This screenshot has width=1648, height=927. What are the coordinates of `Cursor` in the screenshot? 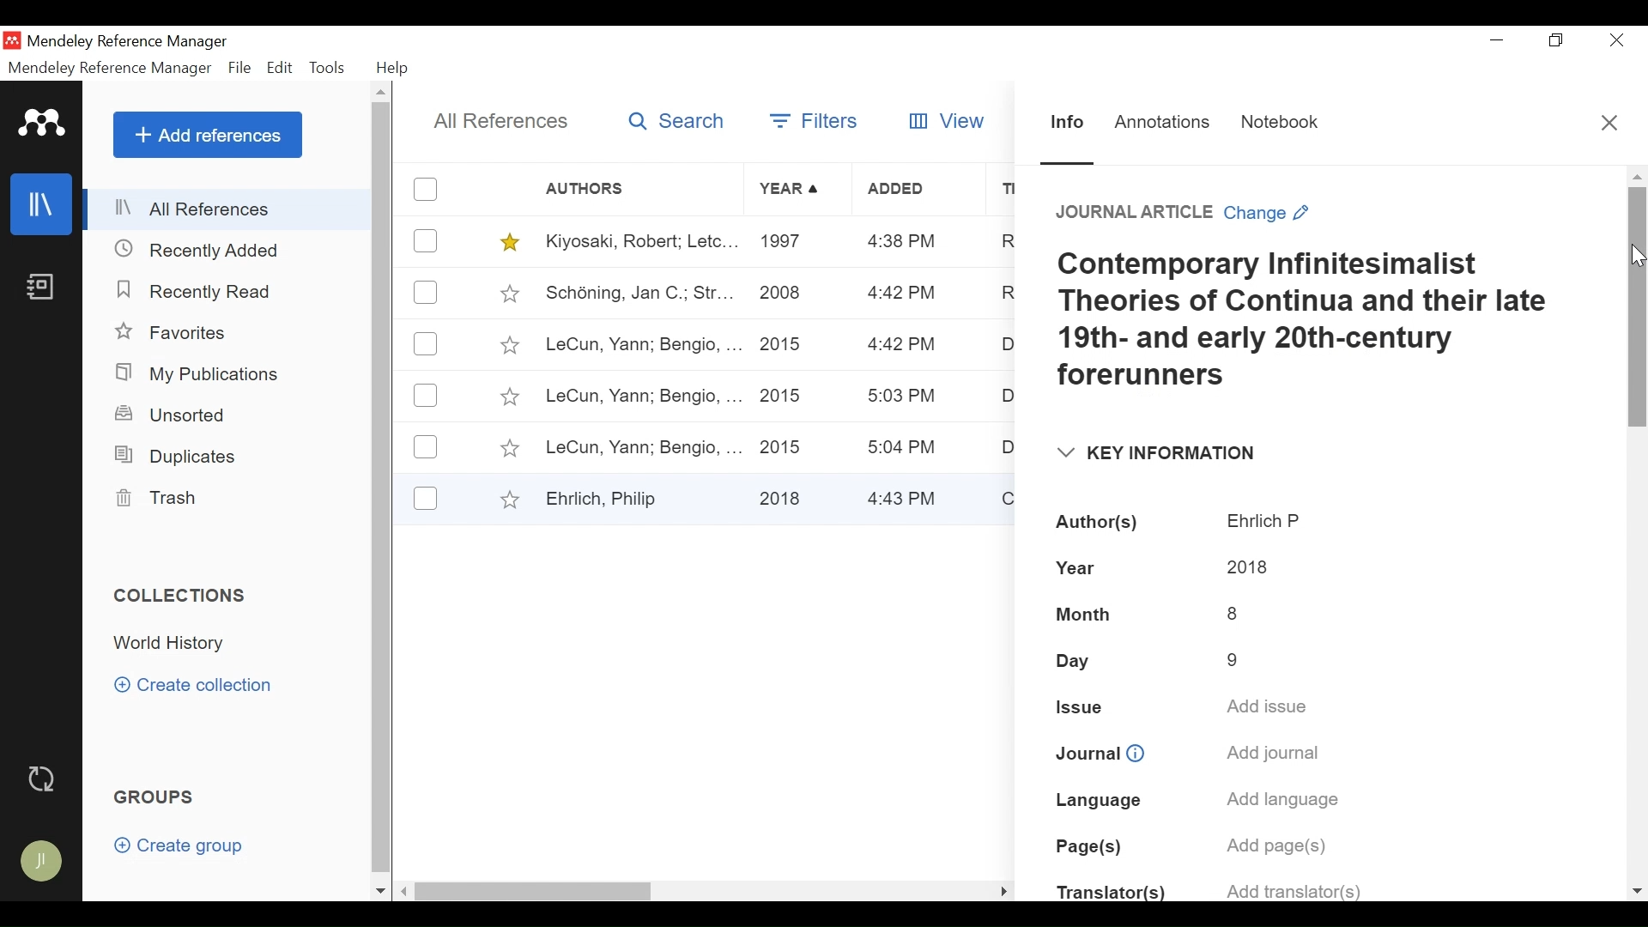 It's located at (1638, 257).